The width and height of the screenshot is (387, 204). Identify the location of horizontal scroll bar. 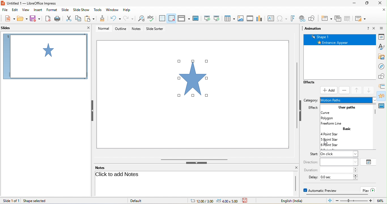
(336, 195).